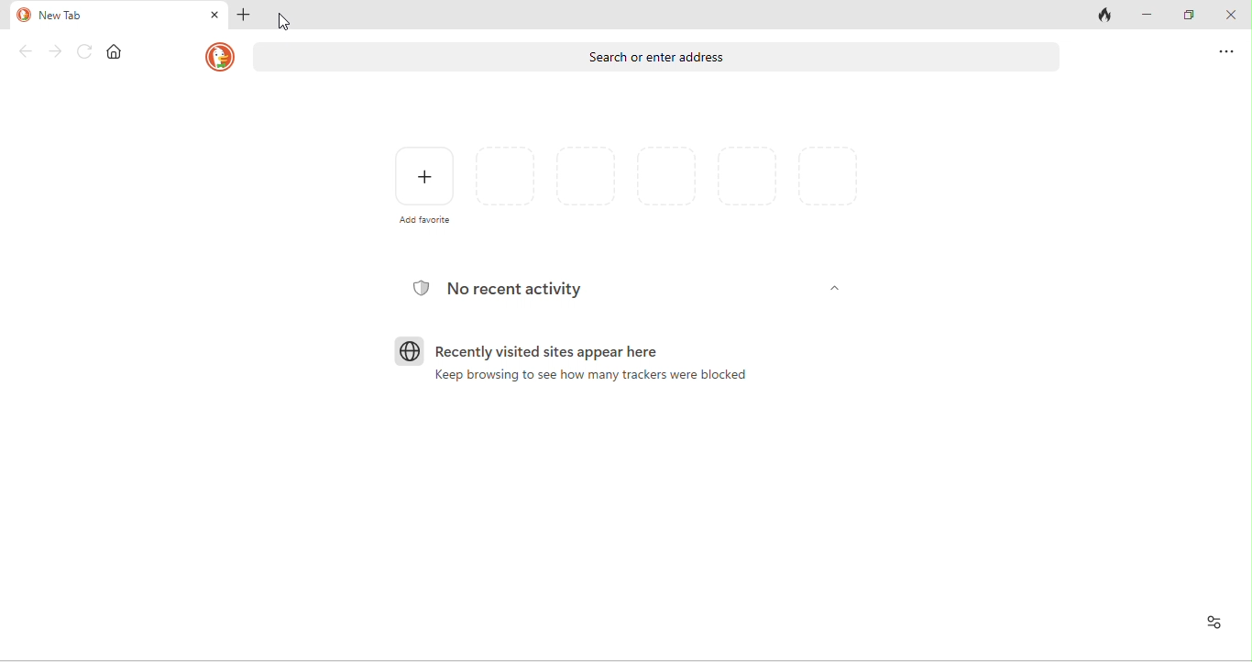 Image resolution: width=1252 pixels, height=662 pixels. What do you see at coordinates (1230, 16) in the screenshot?
I see `close` at bounding box center [1230, 16].